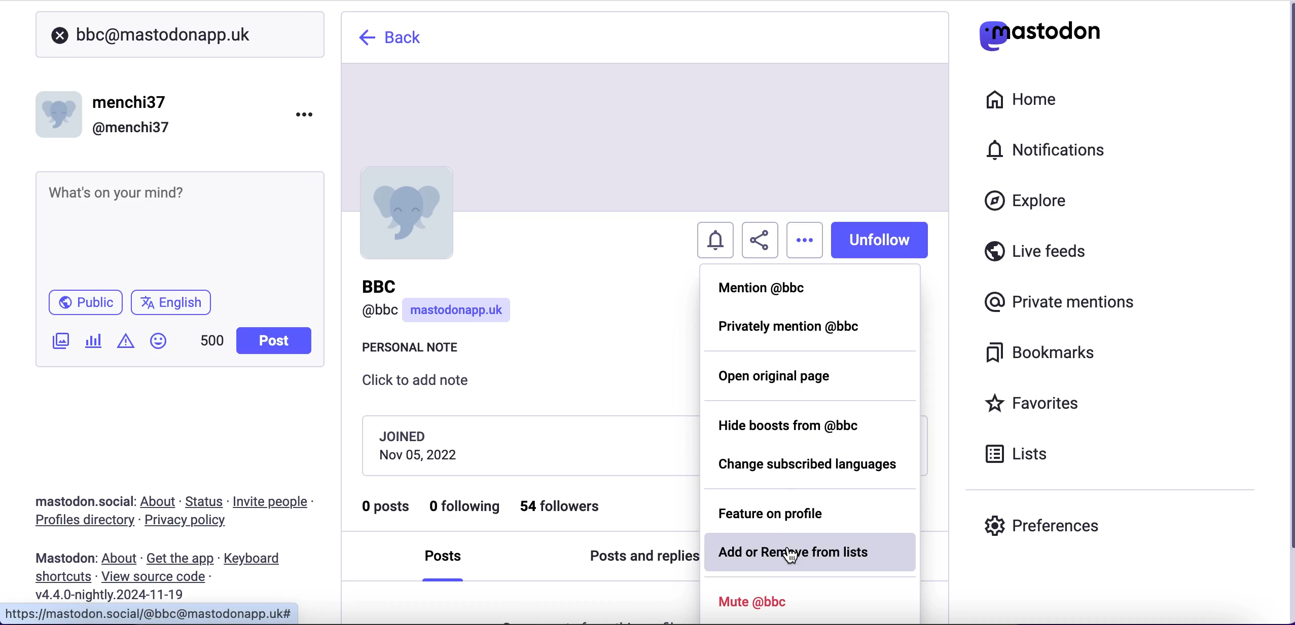 This screenshot has height=625, width=1295. What do you see at coordinates (79, 522) in the screenshot?
I see `profiles directory` at bounding box center [79, 522].